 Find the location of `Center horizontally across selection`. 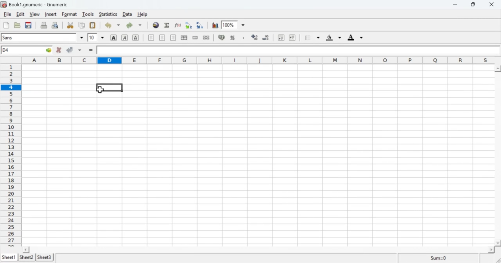

Center horizontally across selection is located at coordinates (184, 38).